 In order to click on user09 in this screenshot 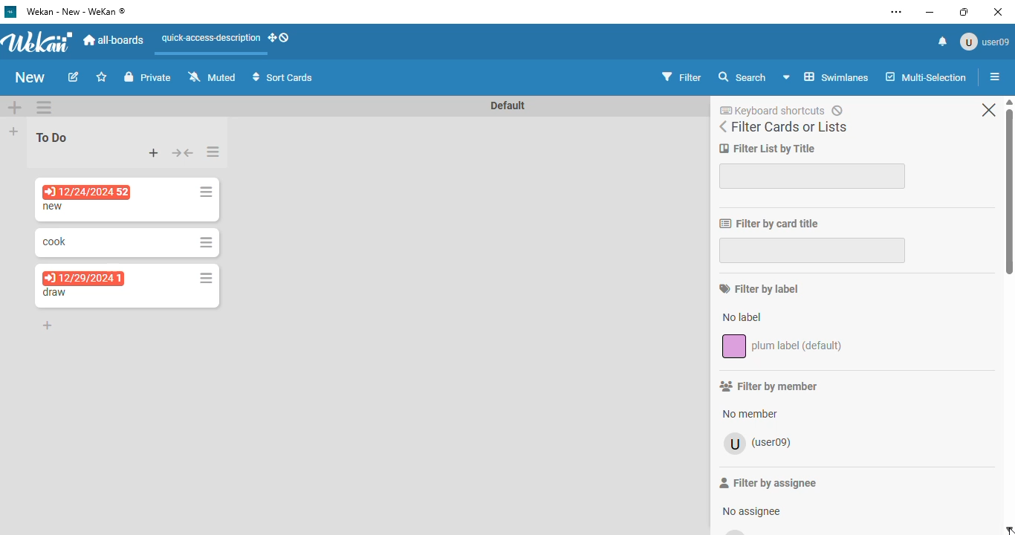, I will do `click(756, 444)`.